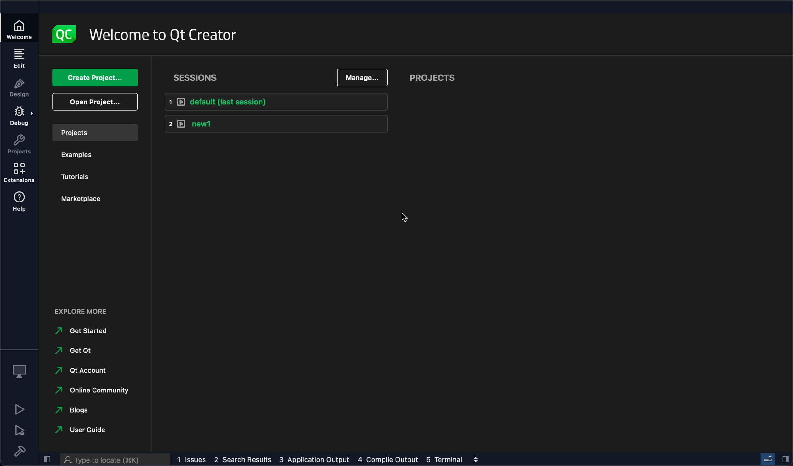 This screenshot has height=466, width=793. Describe the element at coordinates (18, 410) in the screenshot. I see `run` at that location.